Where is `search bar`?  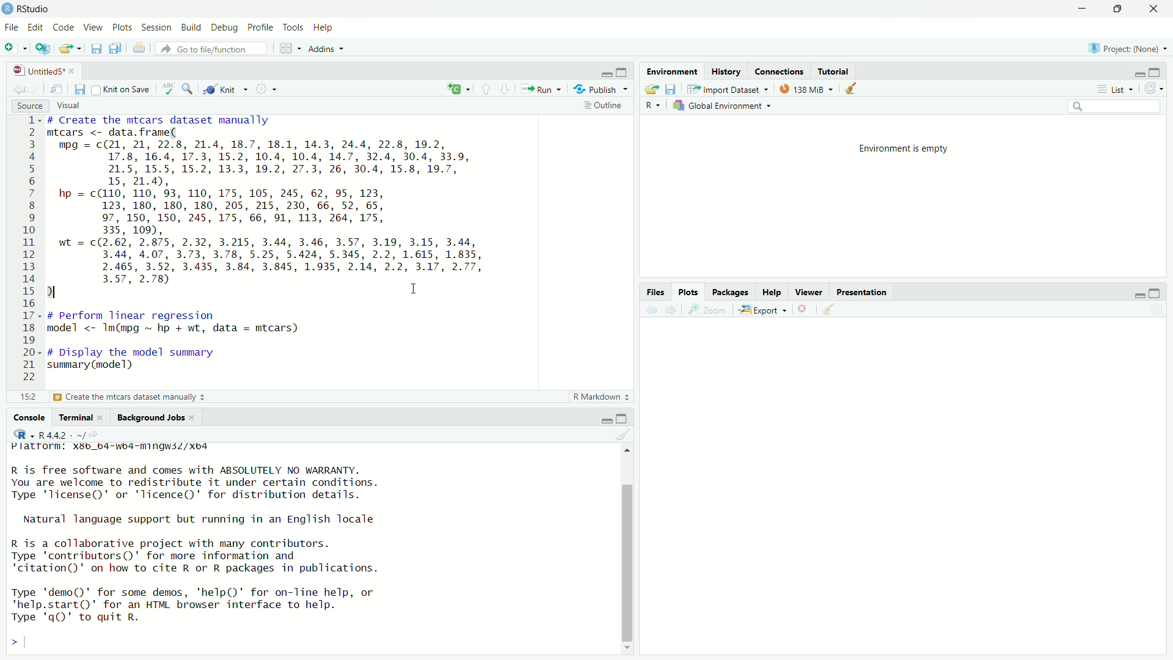 search bar is located at coordinates (1115, 106).